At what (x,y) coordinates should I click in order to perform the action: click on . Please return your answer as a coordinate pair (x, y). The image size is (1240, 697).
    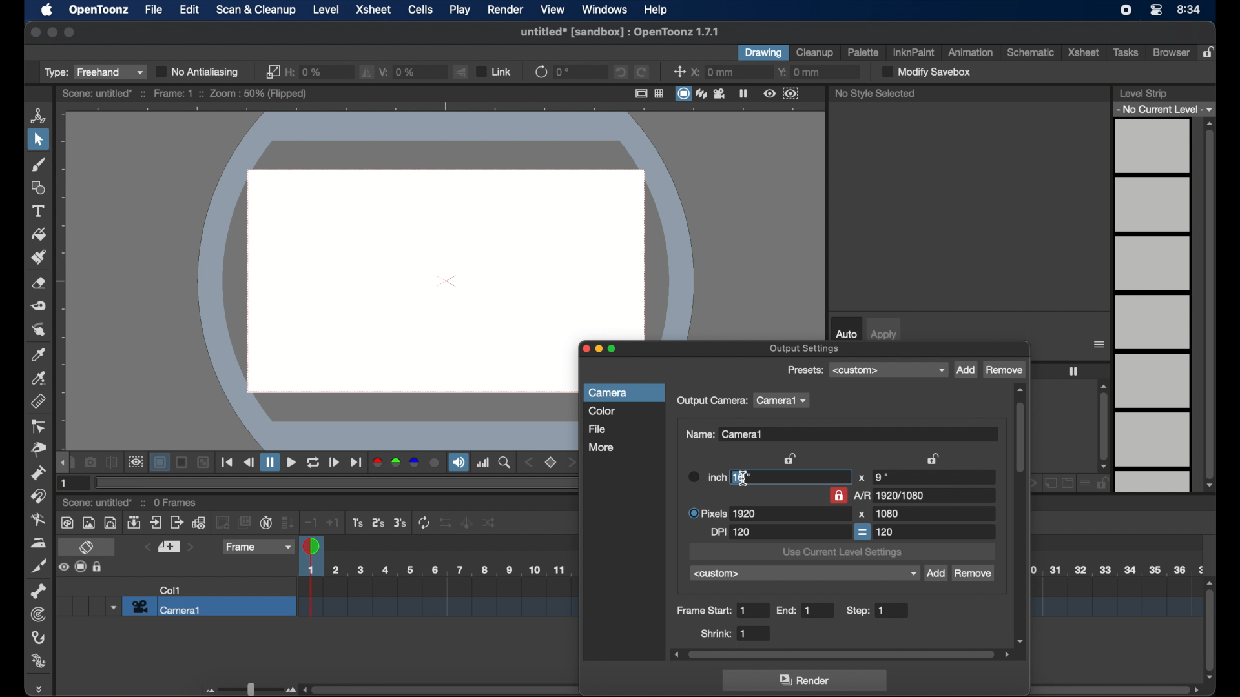
    Looking at the image, I should click on (246, 523).